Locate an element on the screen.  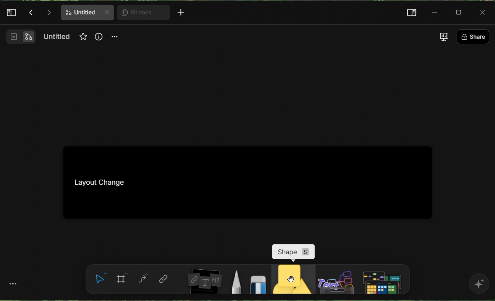
Close is located at coordinates (484, 12).